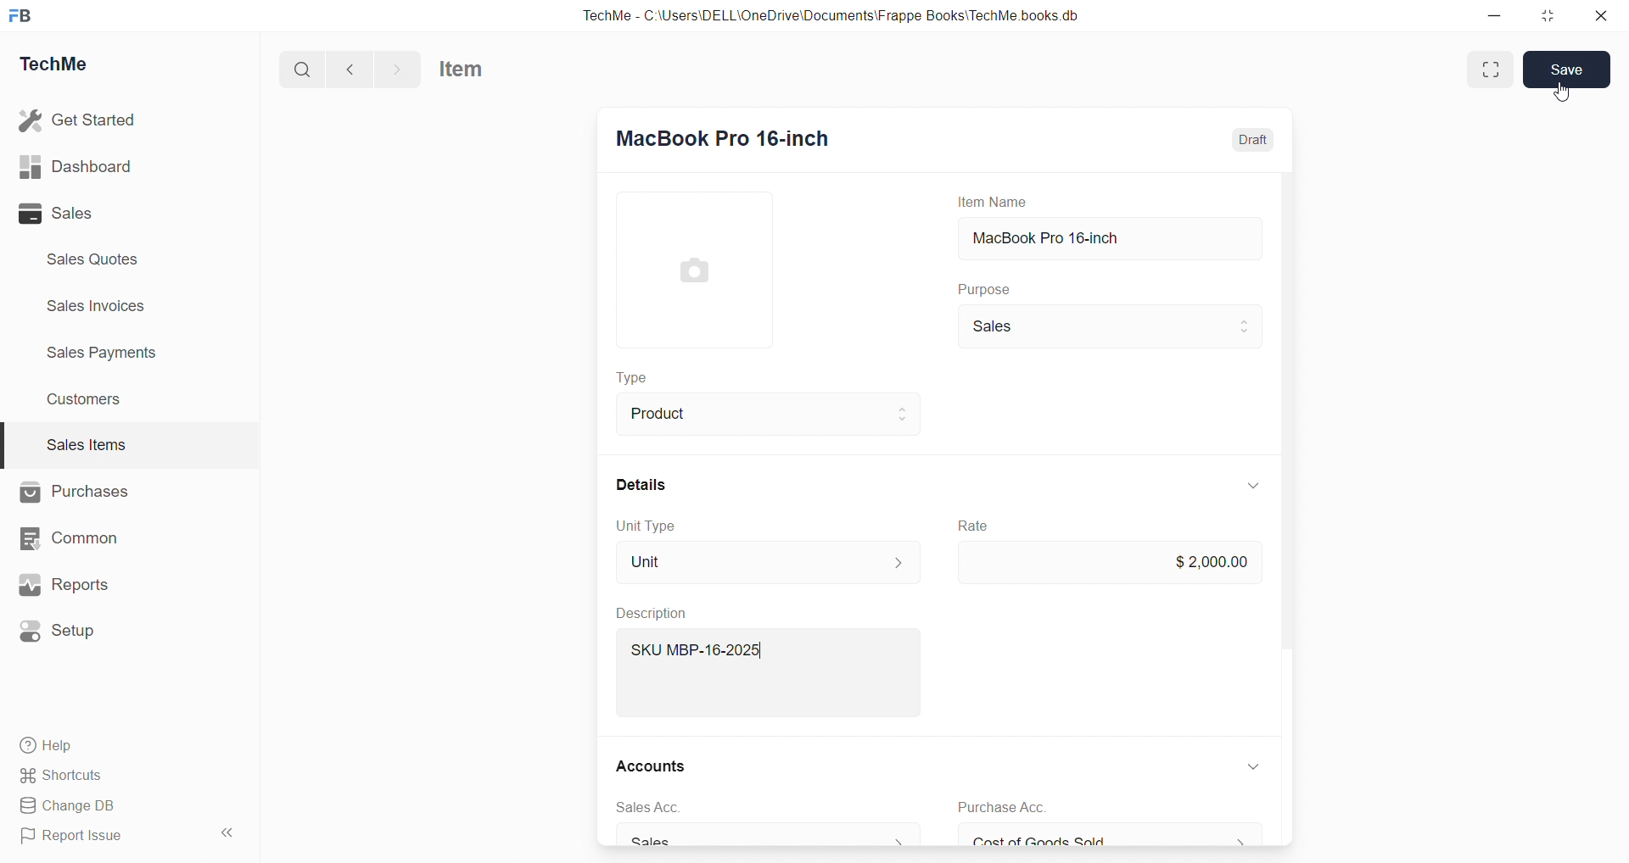  I want to click on forward, so click(397, 69).